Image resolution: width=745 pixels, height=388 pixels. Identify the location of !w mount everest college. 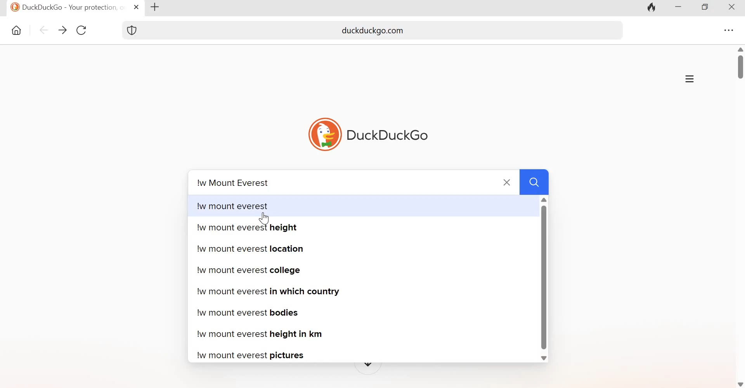
(250, 270).